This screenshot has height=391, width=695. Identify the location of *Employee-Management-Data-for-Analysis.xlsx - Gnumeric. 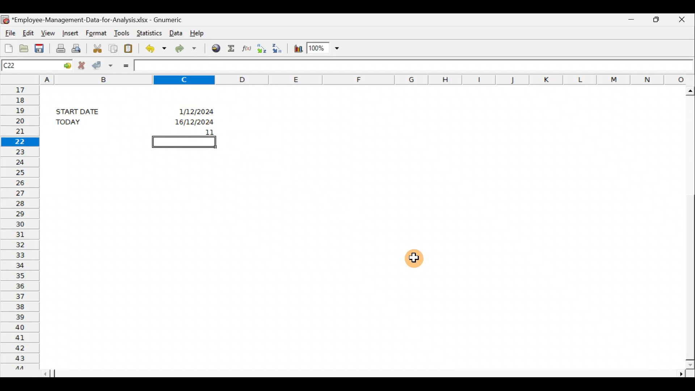
(98, 20).